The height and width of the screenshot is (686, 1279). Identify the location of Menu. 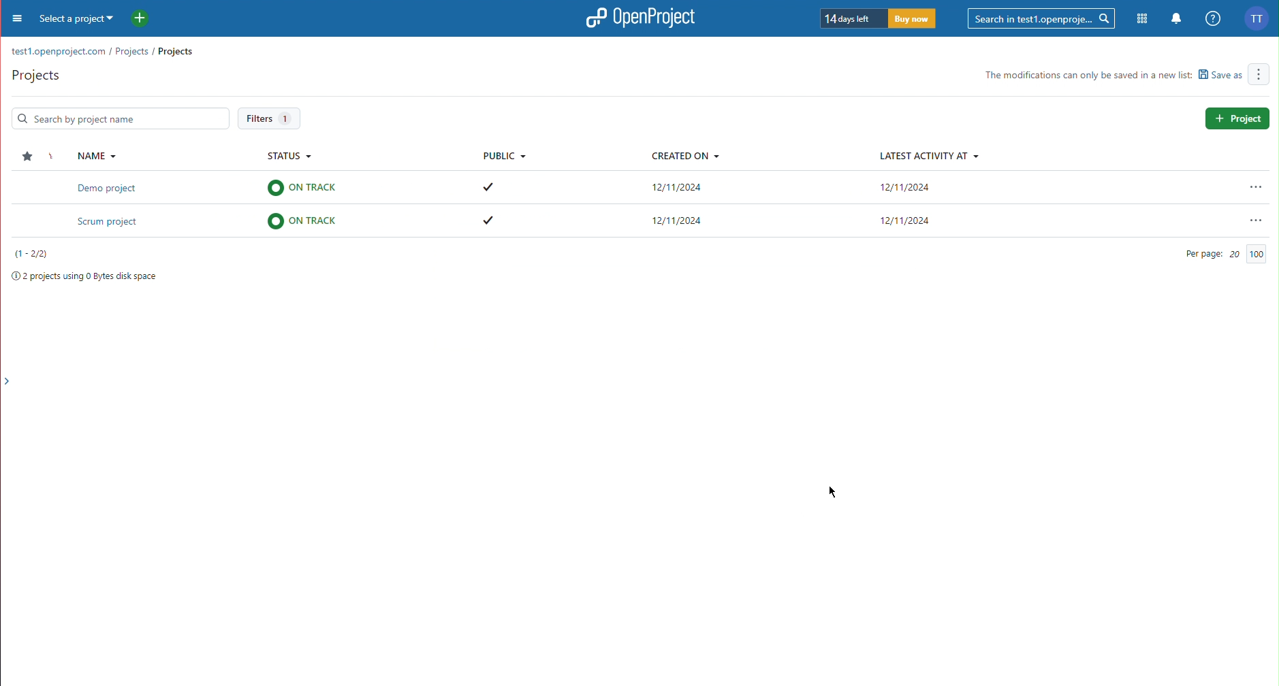
(14, 18).